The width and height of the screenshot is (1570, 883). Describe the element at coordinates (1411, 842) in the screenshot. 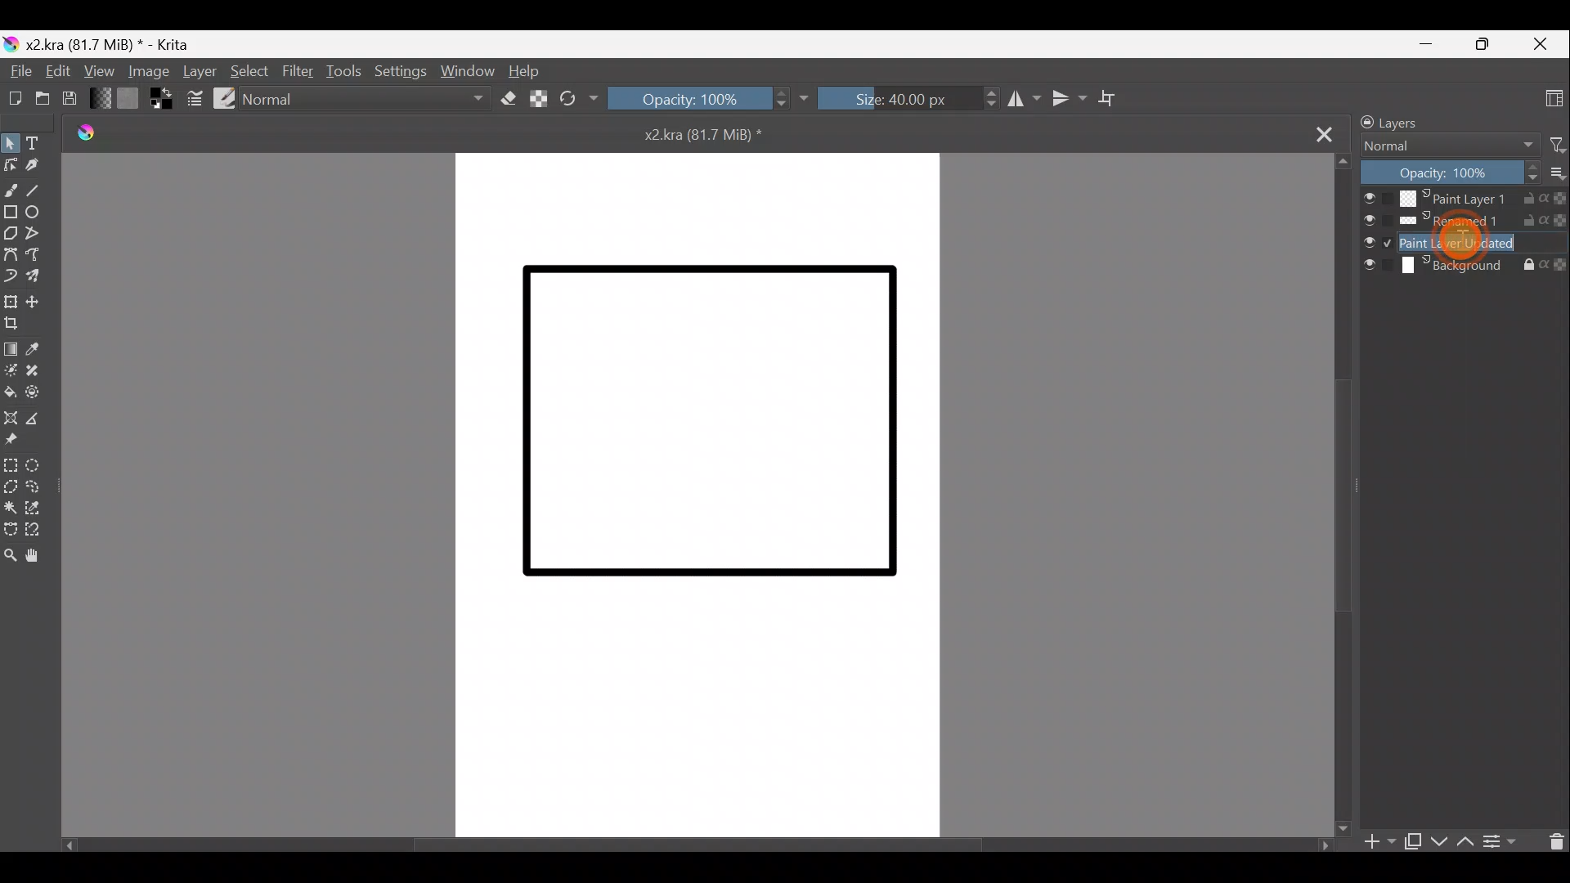

I see `Duplicate layer or mask` at that location.